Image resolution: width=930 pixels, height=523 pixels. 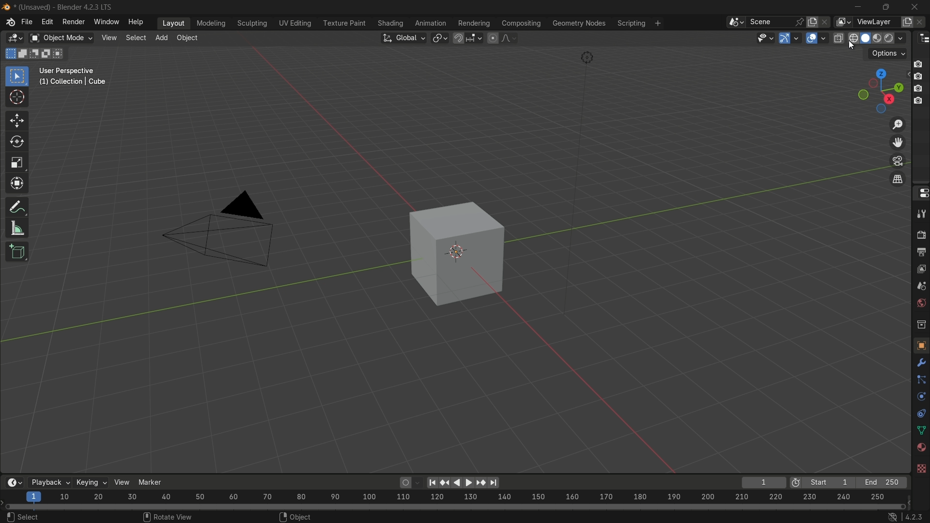 I want to click on transform pivot point, so click(x=440, y=38).